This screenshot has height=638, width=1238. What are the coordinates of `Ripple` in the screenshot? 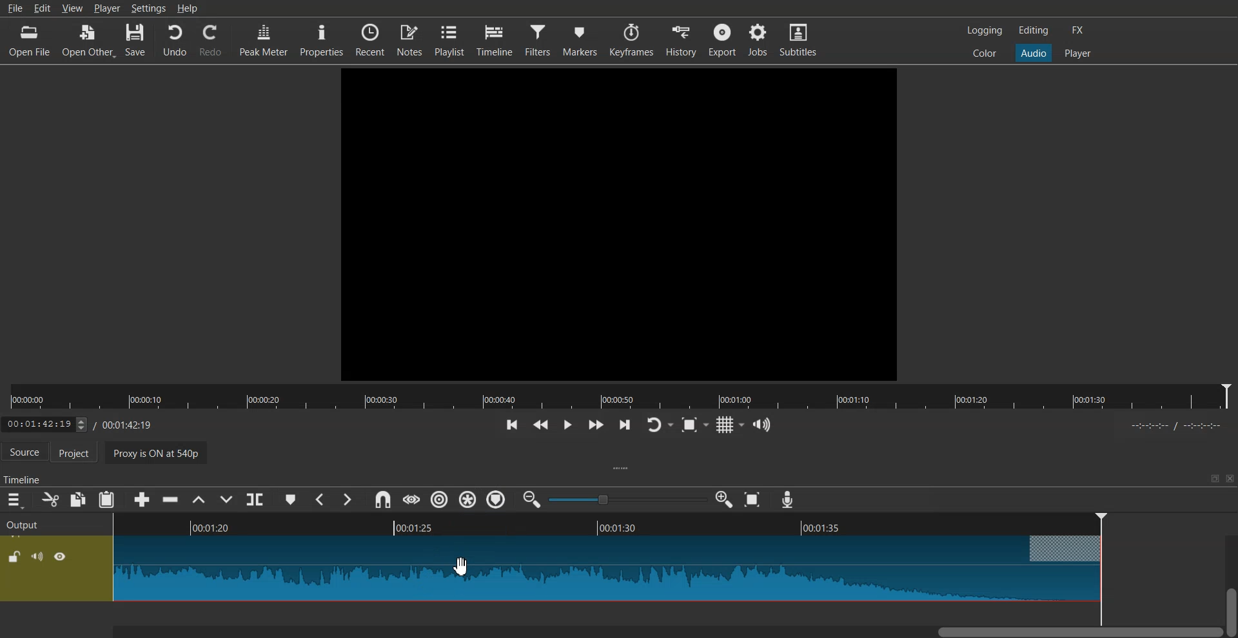 It's located at (441, 500).